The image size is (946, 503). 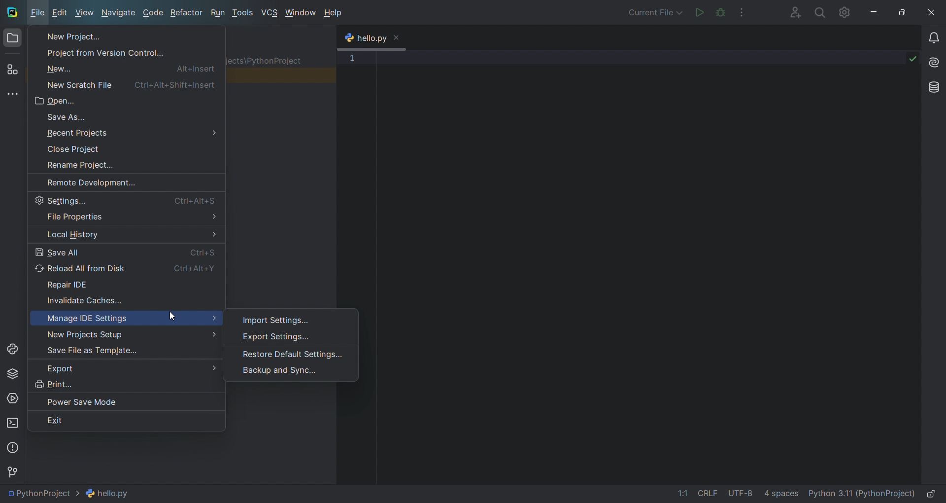 I want to click on services, so click(x=12, y=400).